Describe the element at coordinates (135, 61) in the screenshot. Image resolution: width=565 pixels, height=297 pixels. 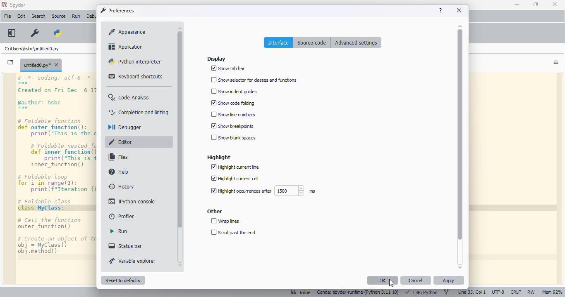
I see `python interpreter` at that location.